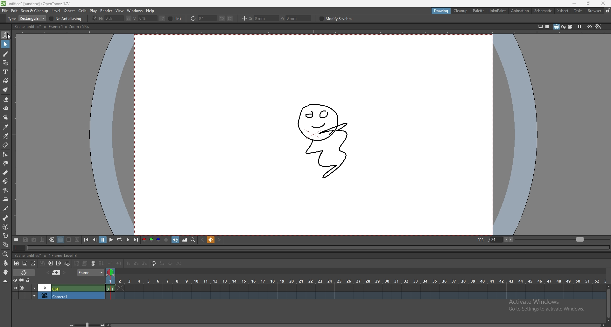 This screenshot has width=611, height=327. What do you see at coordinates (498, 11) in the screenshot?
I see `inknpaint` at bounding box center [498, 11].